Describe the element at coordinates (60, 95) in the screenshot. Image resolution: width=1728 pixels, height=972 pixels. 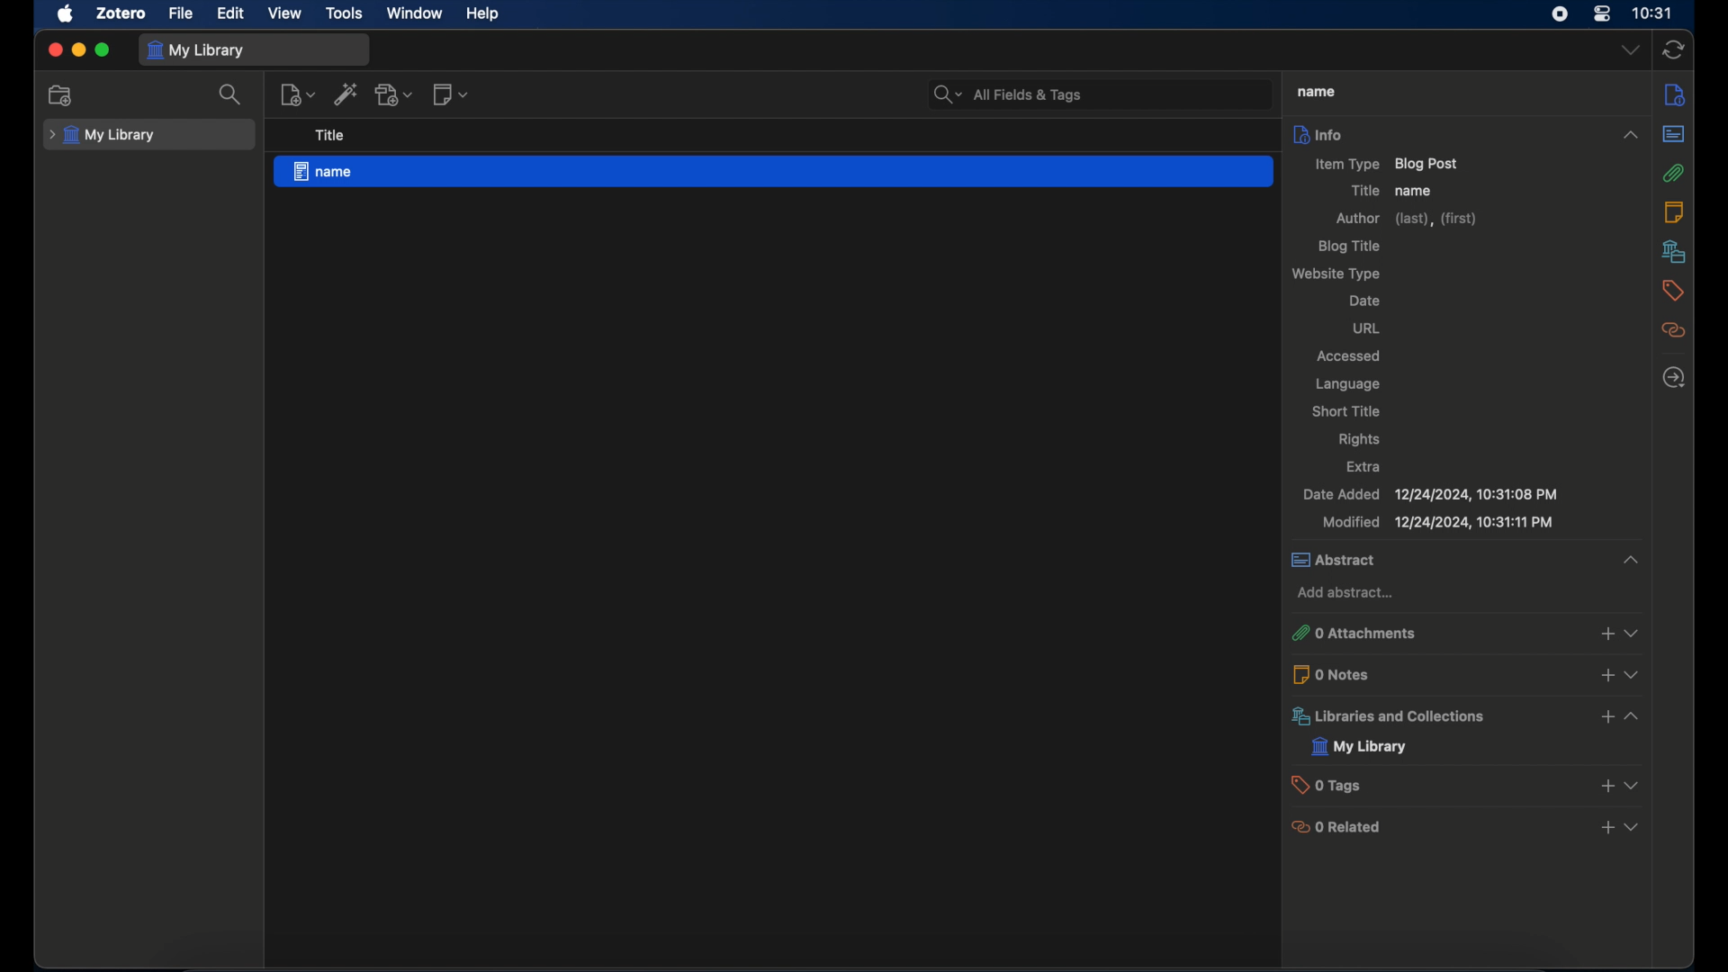
I see `new collection` at that location.